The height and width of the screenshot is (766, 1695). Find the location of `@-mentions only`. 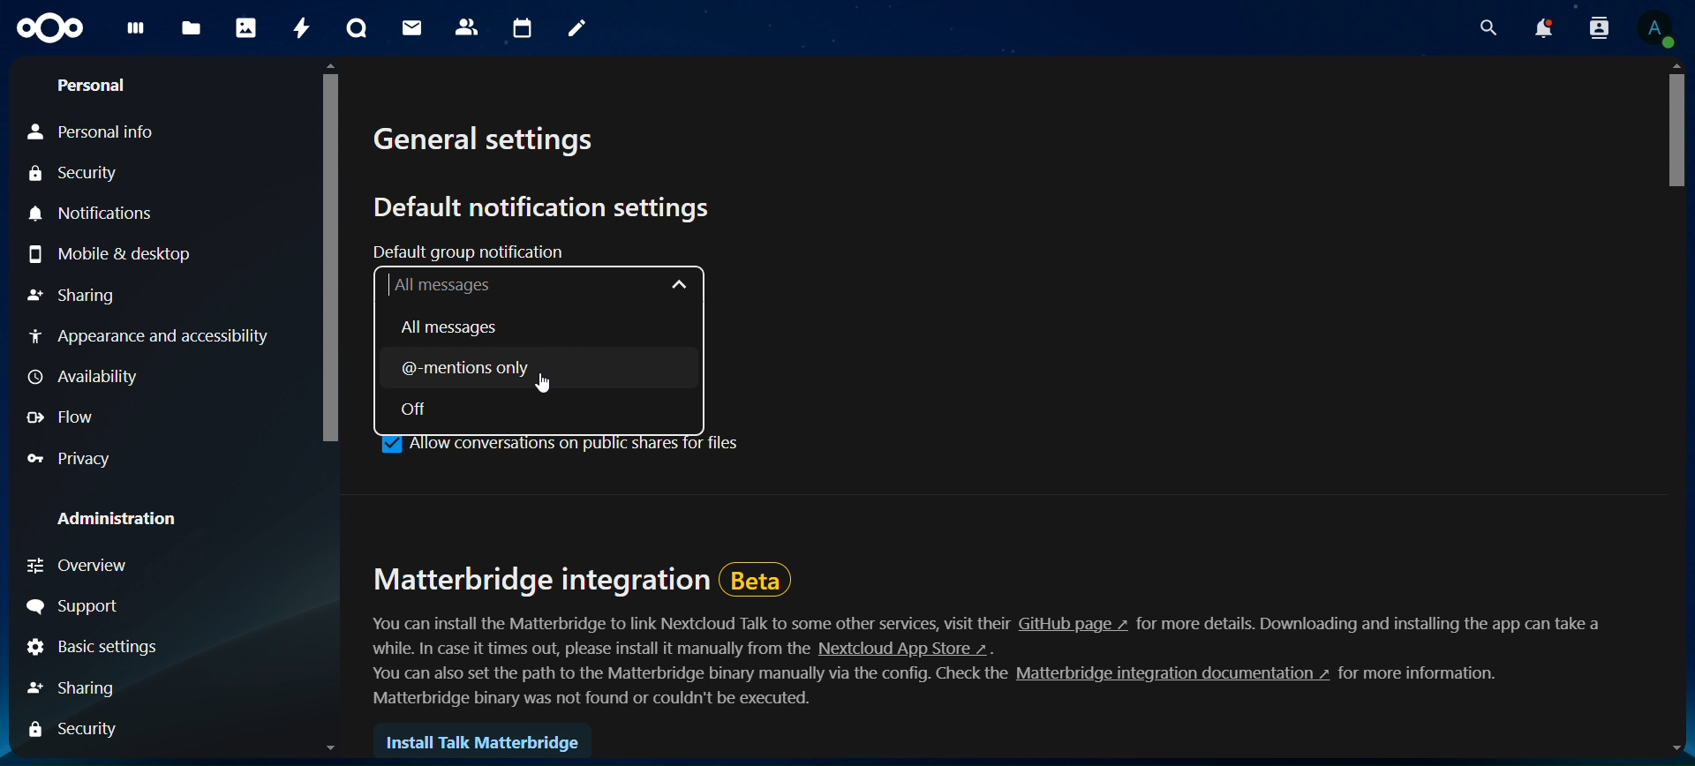

@-mentions only is located at coordinates (510, 369).